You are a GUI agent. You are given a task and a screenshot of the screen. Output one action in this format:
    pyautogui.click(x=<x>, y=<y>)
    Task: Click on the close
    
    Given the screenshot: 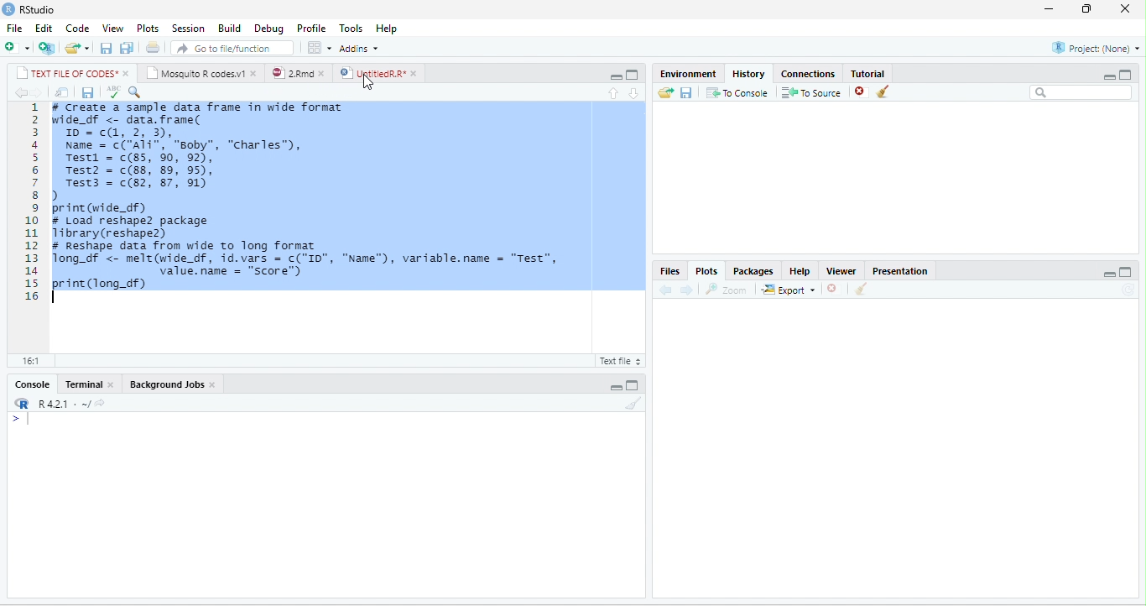 What is the action you would take?
    pyautogui.click(x=255, y=72)
    